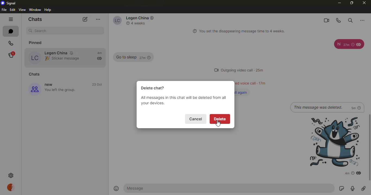 The height and width of the screenshot is (195, 371). I want to click on record, so click(353, 188).